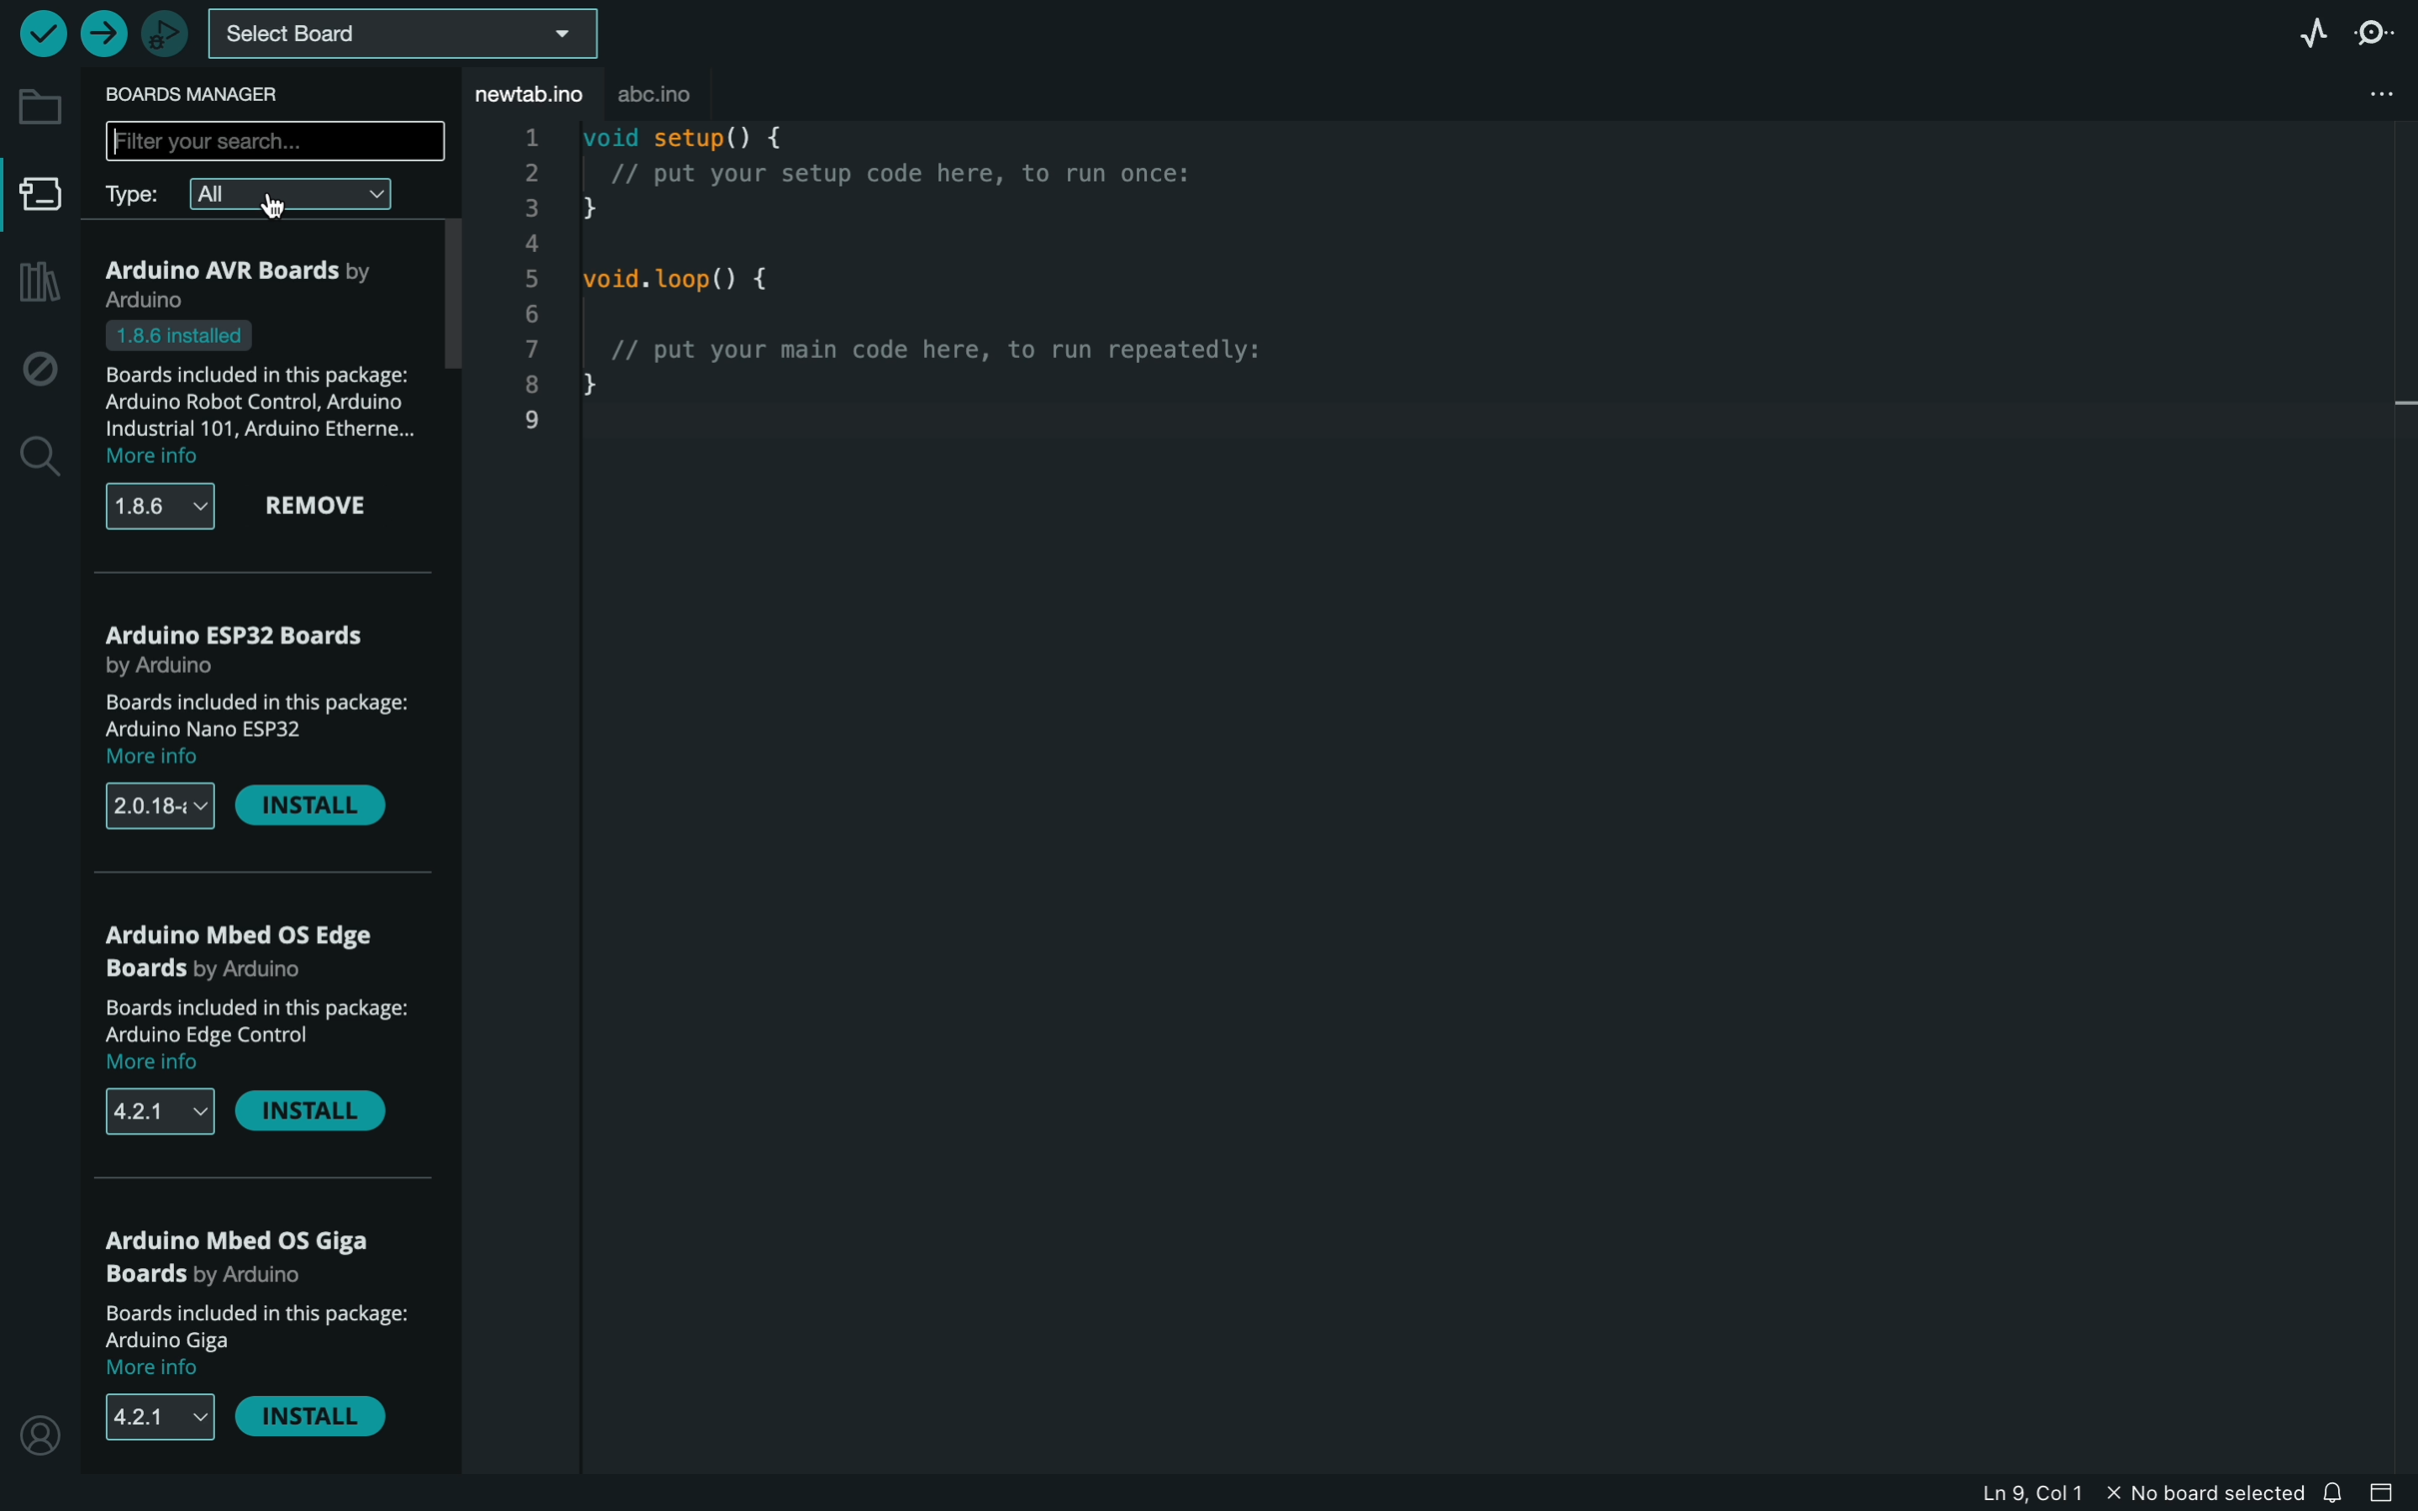 The image size is (2418, 1511). Describe the element at coordinates (2337, 1492) in the screenshot. I see `notification` at that location.